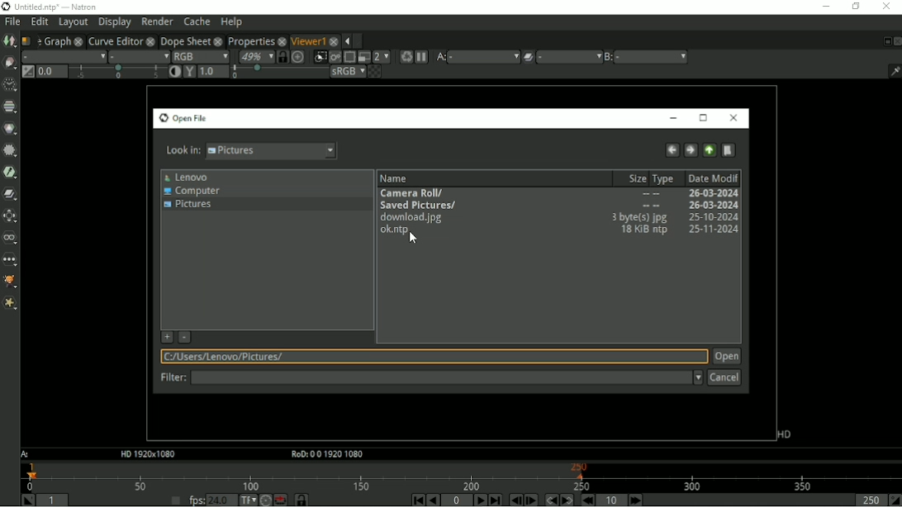 The height and width of the screenshot is (507, 902). I want to click on Parent directory, so click(710, 150).